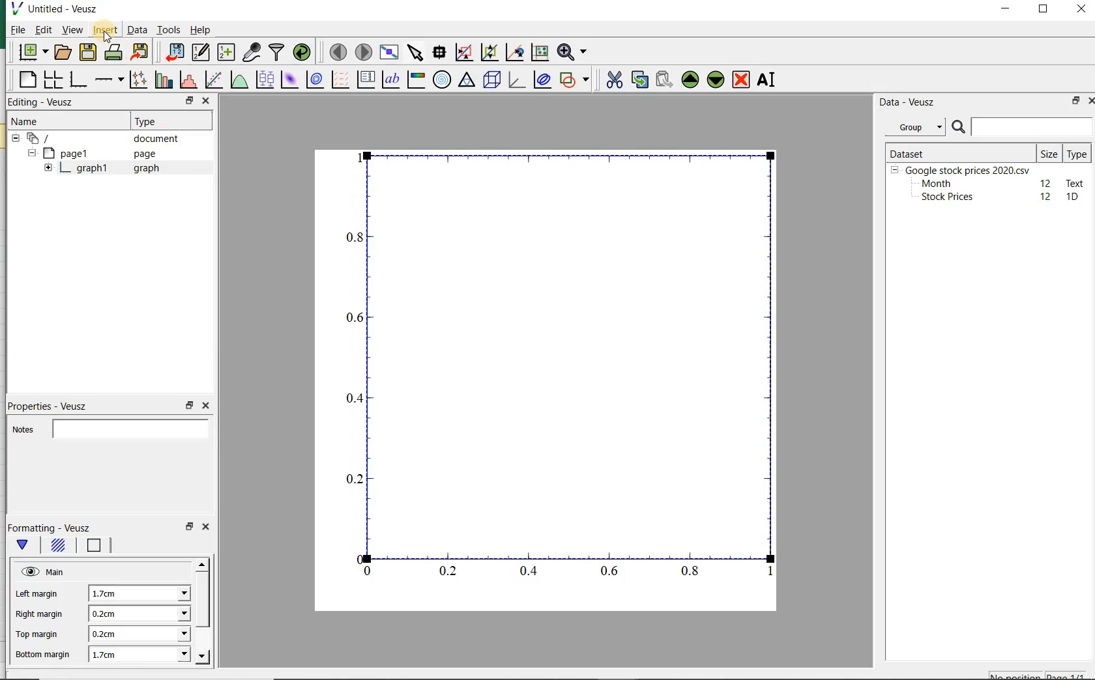  I want to click on Formatting - Veusz, so click(54, 528).